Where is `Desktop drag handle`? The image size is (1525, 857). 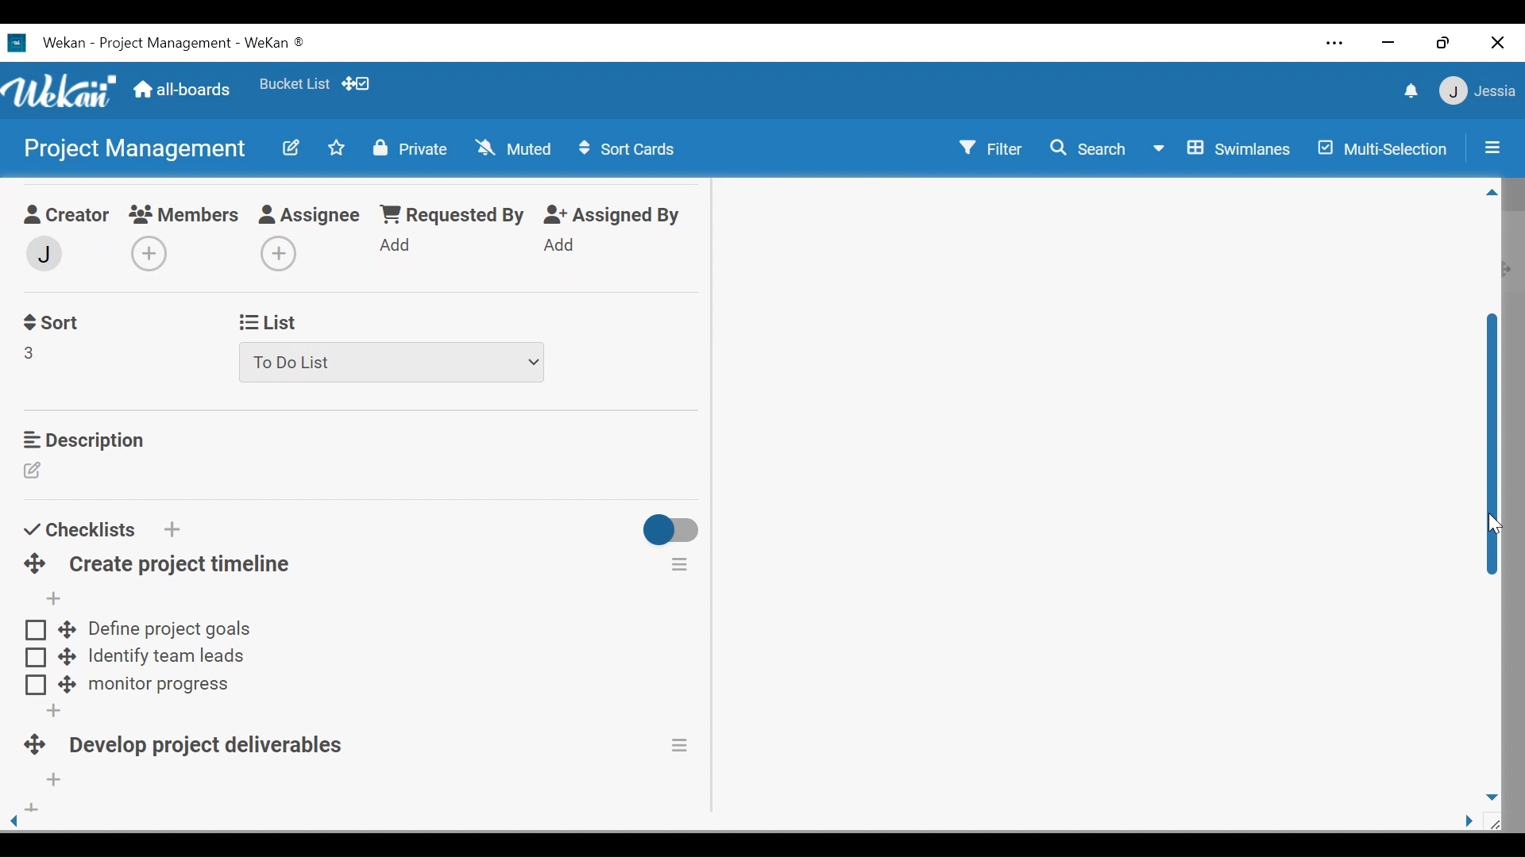 Desktop drag handle is located at coordinates (66, 628).